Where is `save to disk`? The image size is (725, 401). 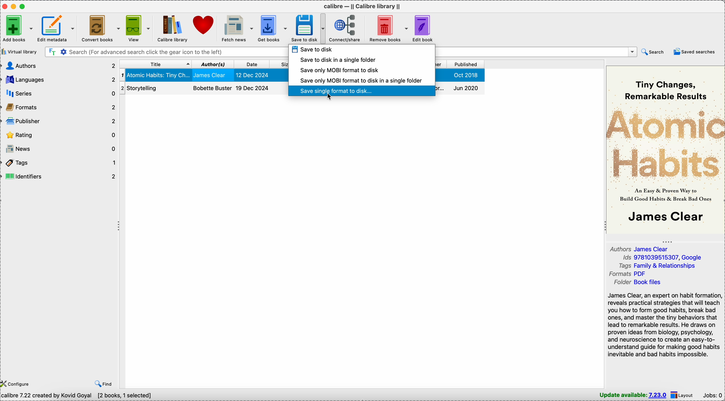 save to disk is located at coordinates (307, 28).